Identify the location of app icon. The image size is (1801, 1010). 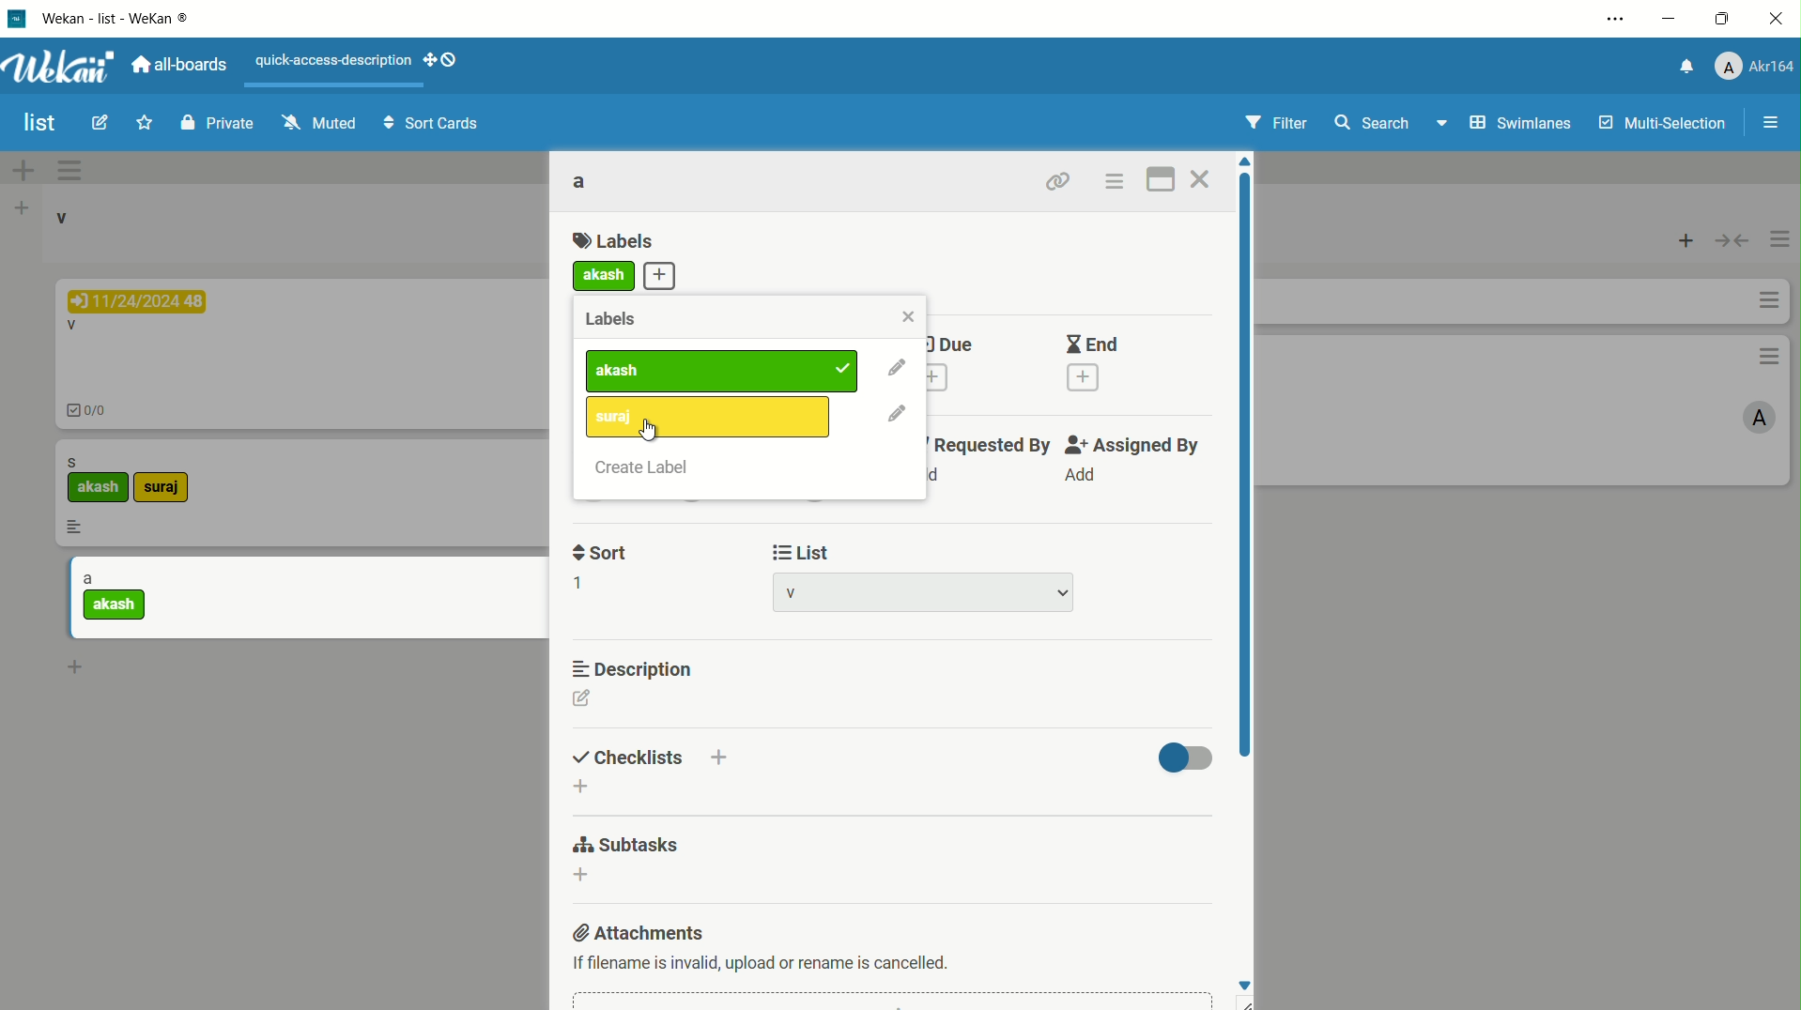
(19, 18).